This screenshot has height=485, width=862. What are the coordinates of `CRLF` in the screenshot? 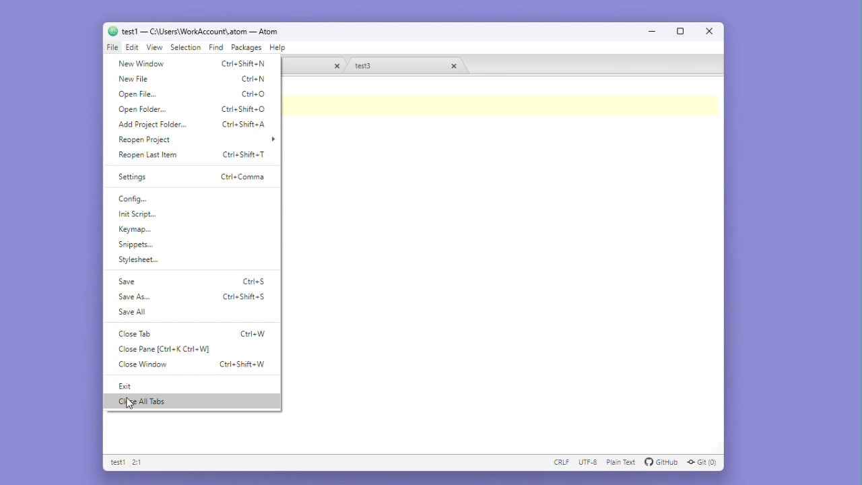 It's located at (562, 461).